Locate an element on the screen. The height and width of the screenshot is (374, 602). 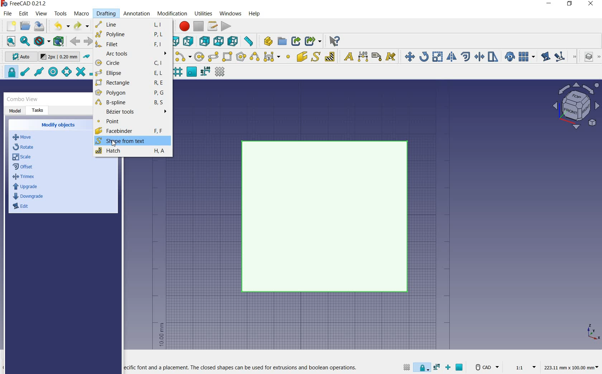
model is located at coordinates (15, 111).